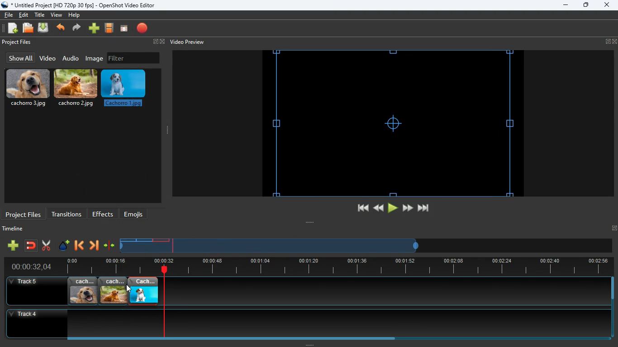  What do you see at coordinates (44, 28) in the screenshot?
I see `upload` at bounding box center [44, 28].